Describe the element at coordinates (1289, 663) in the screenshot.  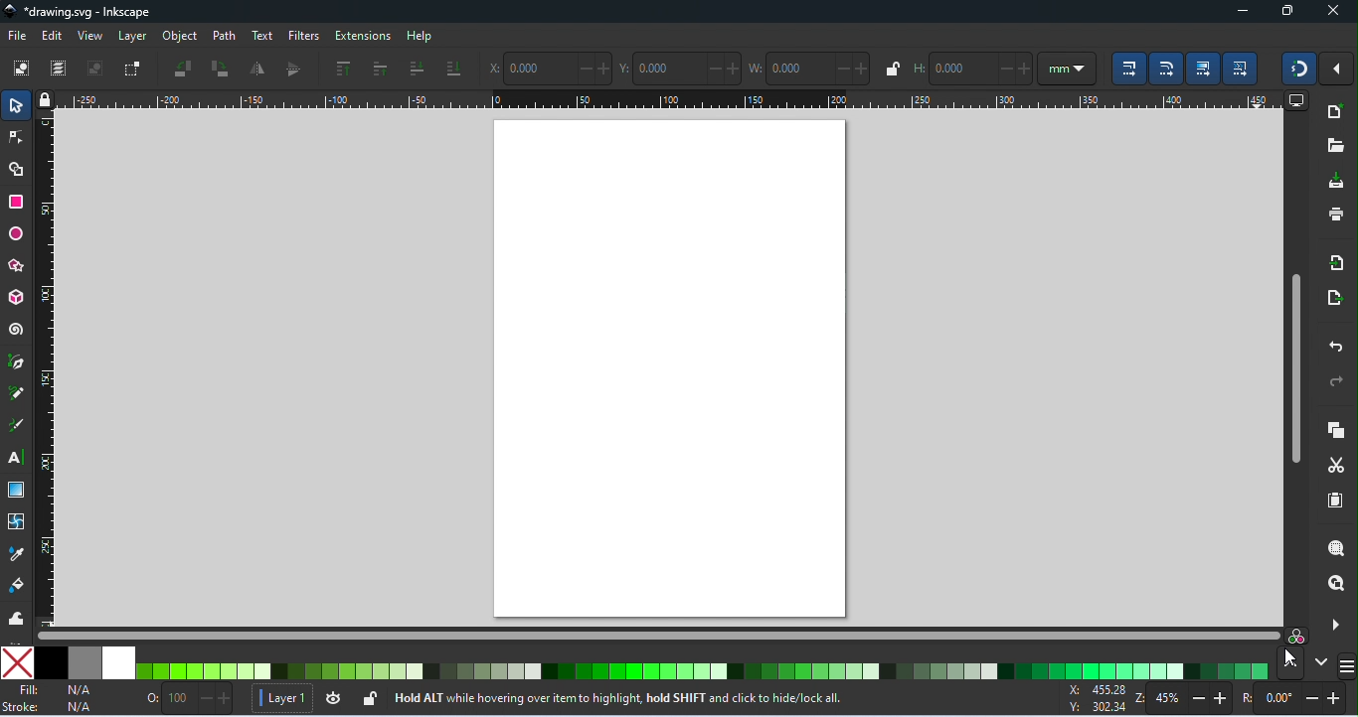
I see `previous color shade` at that location.